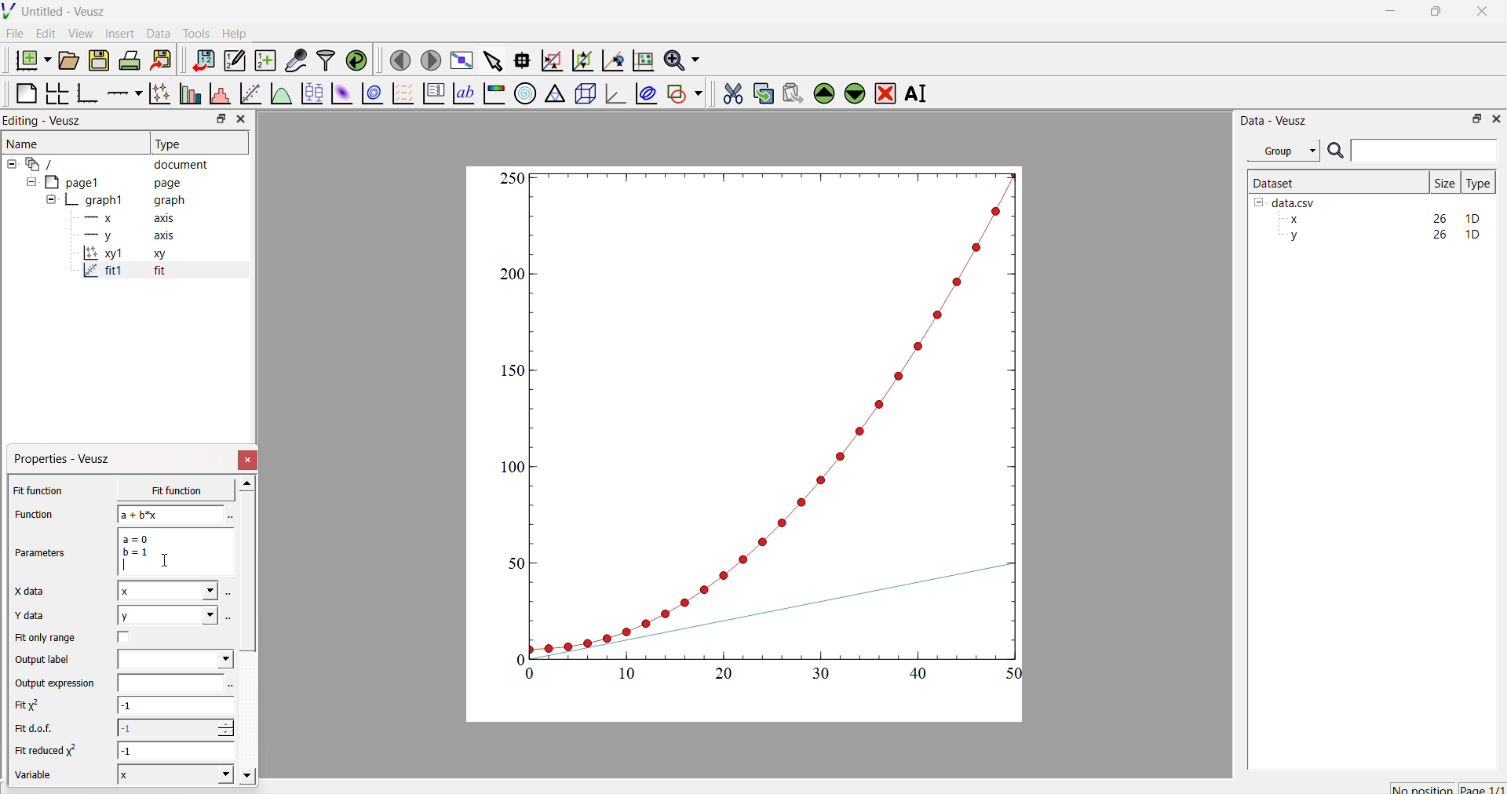  I want to click on y, so click(166, 615).